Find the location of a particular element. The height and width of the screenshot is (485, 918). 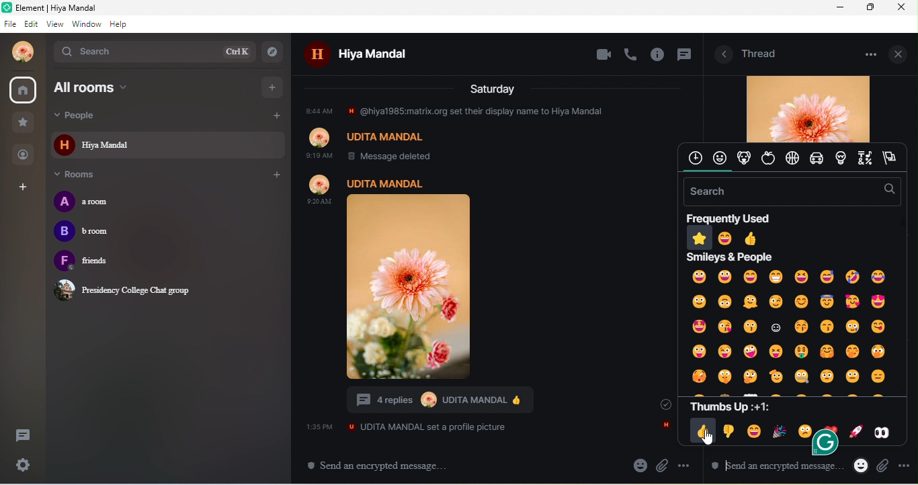

rooms is located at coordinates (83, 175).